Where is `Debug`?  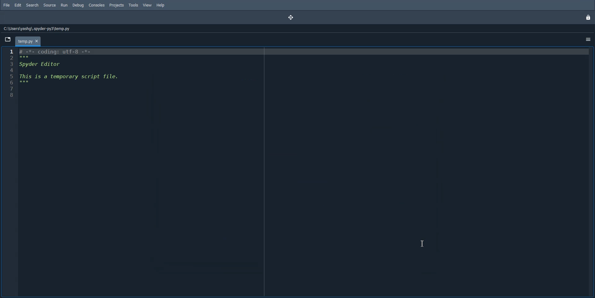 Debug is located at coordinates (78, 5).